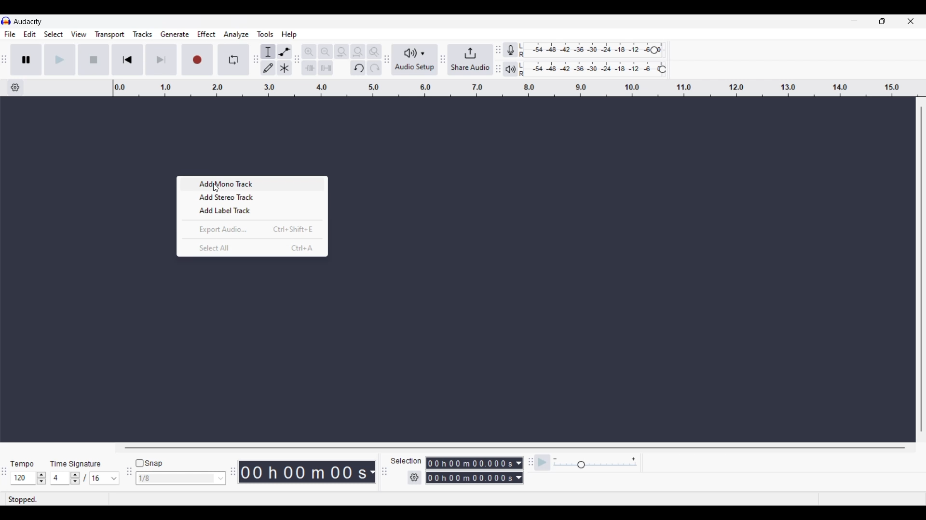 The height and width of the screenshot is (520, 926). Describe the element at coordinates (30, 35) in the screenshot. I see `Edit menu` at that location.